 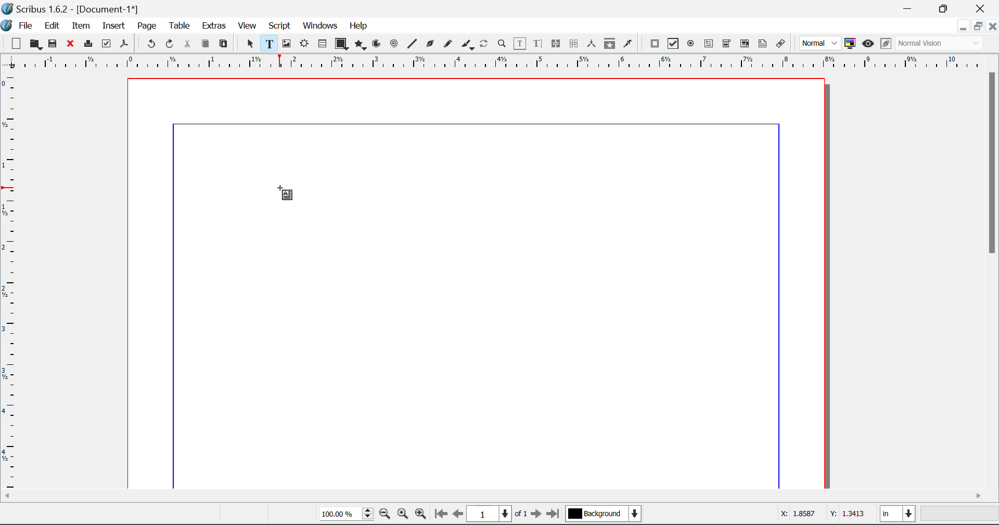 What do you see at coordinates (910, 8) in the screenshot?
I see `Restore Down` at bounding box center [910, 8].